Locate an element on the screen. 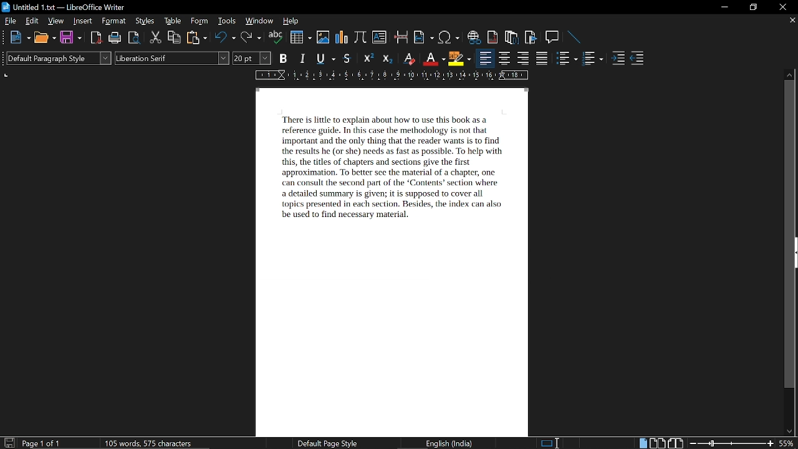 The image size is (798, 449). copy is located at coordinates (174, 38).